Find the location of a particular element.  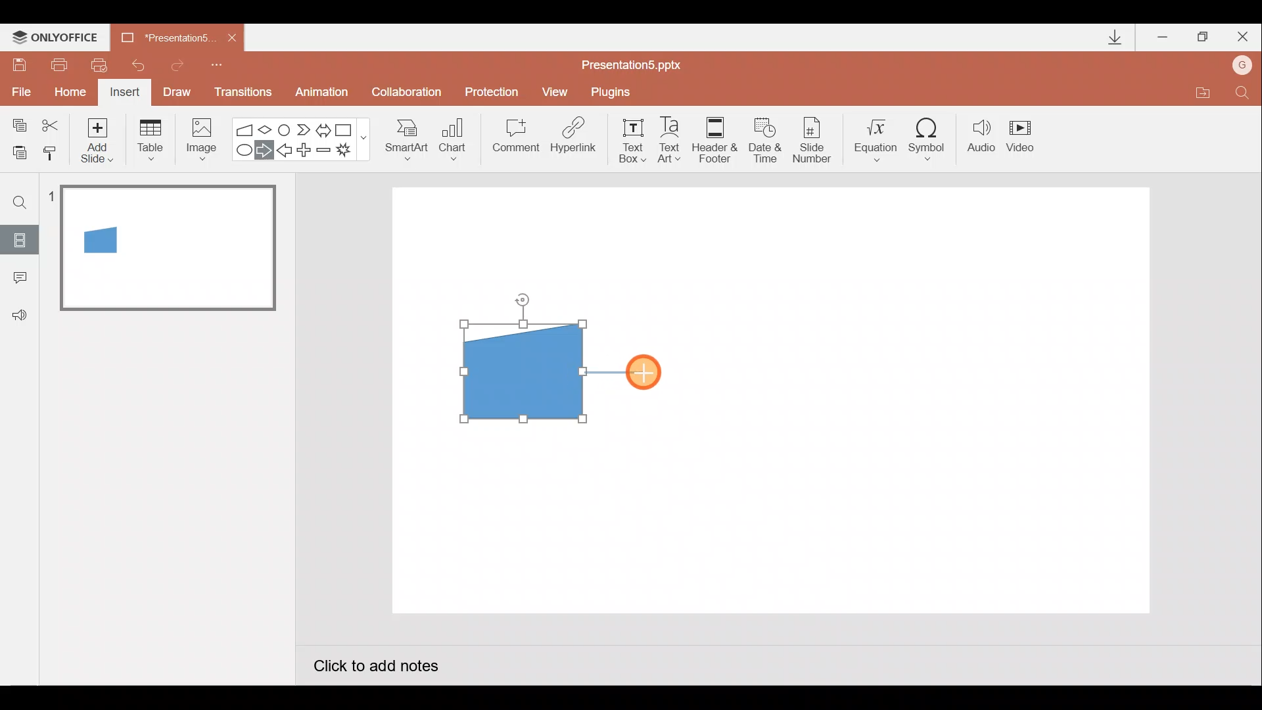

Explosion 1 is located at coordinates (352, 152).